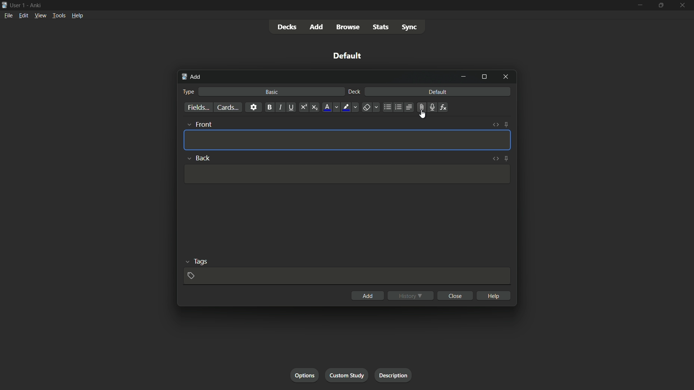 The height and width of the screenshot is (390, 694). I want to click on decks, so click(287, 27).